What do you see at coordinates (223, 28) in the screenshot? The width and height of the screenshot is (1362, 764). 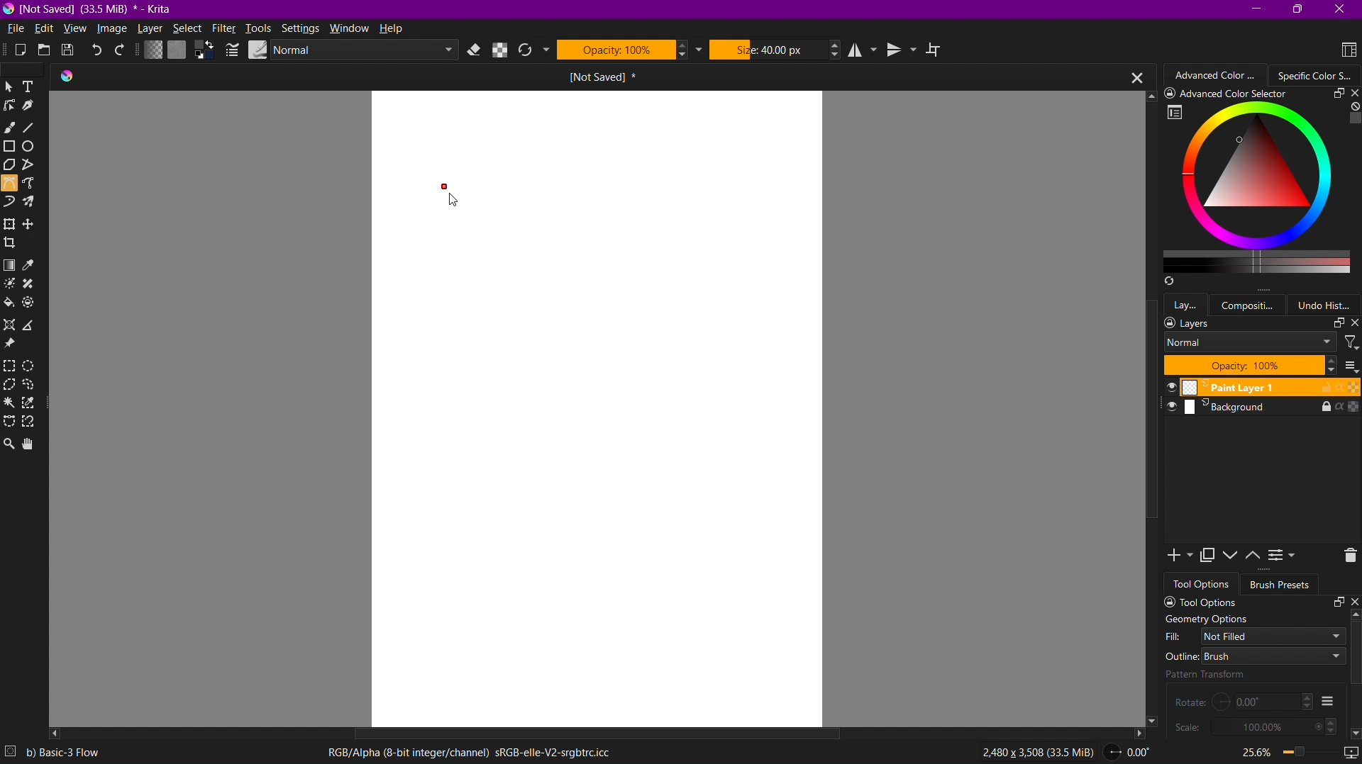 I see `Filter` at bounding box center [223, 28].